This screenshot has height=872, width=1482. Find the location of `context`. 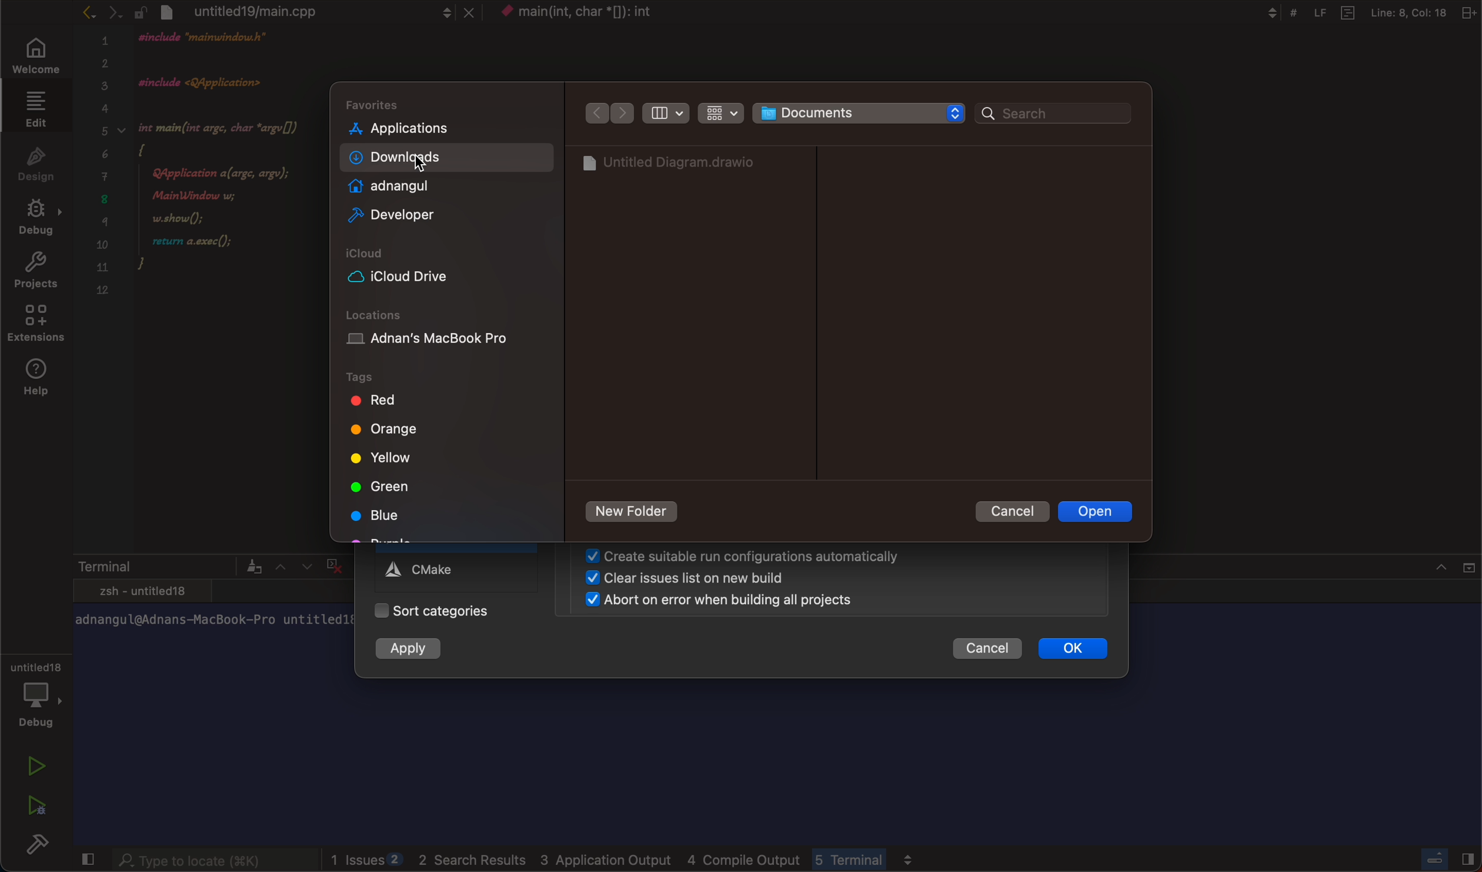

context is located at coordinates (600, 12).